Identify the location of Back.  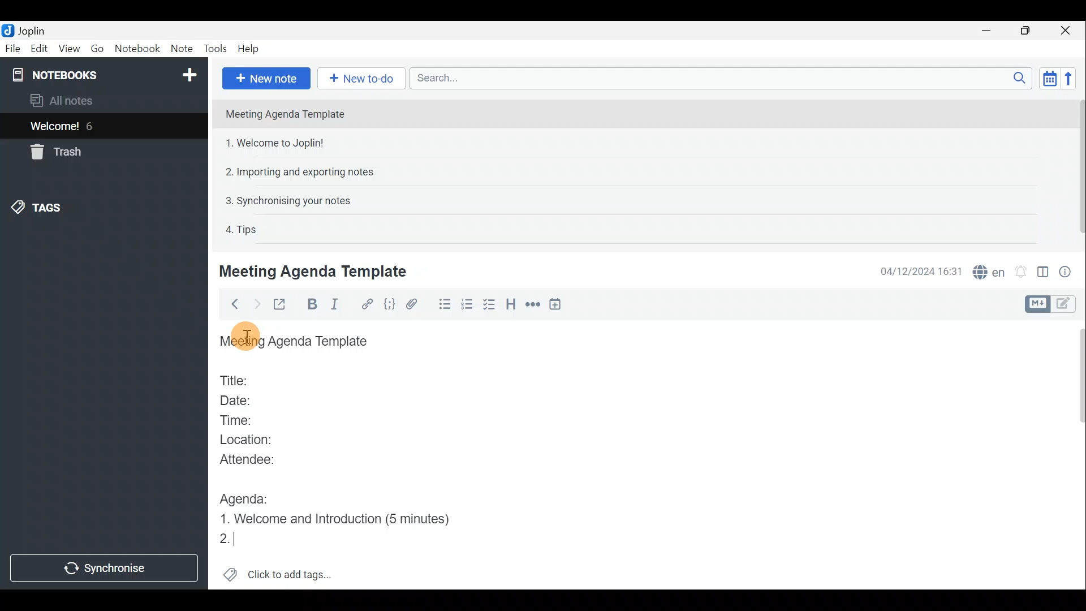
(231, 306).